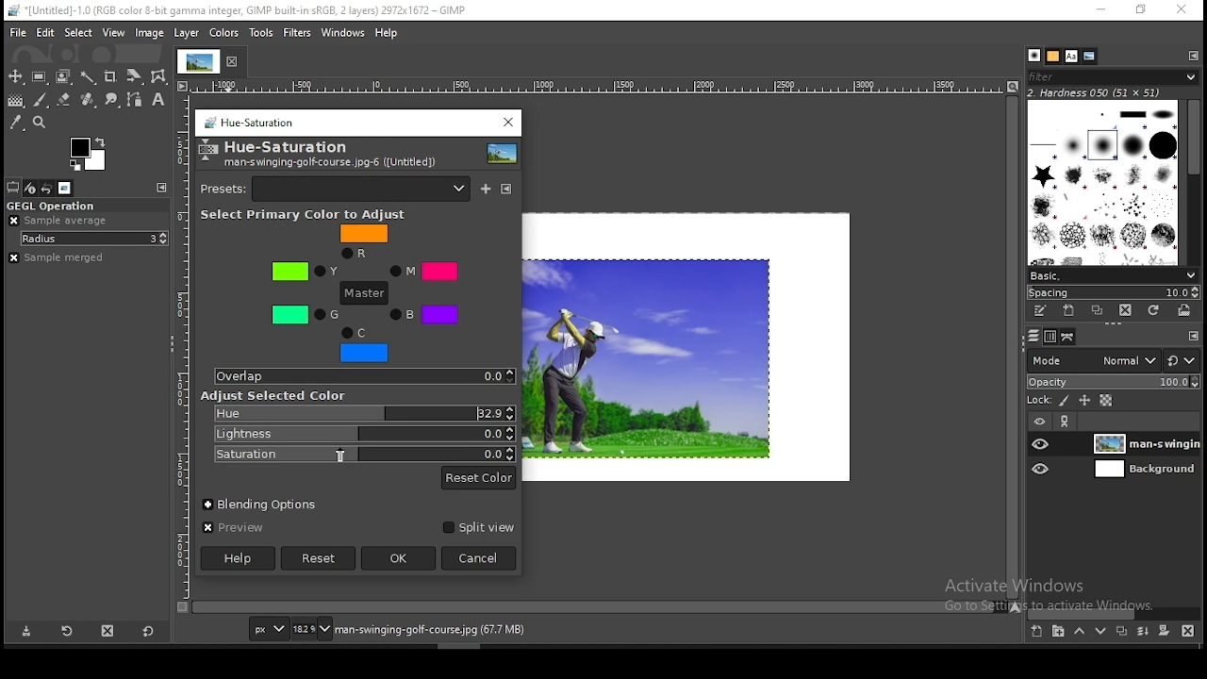  I want to click on horizontal scale, so click(184, 348).